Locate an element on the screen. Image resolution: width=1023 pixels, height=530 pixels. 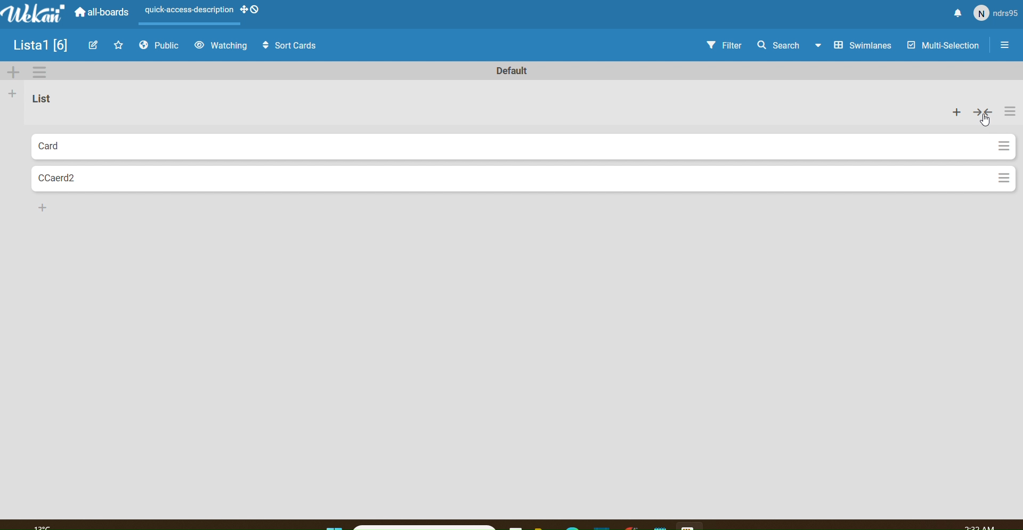
collapse is located at coordinates (986, 113).